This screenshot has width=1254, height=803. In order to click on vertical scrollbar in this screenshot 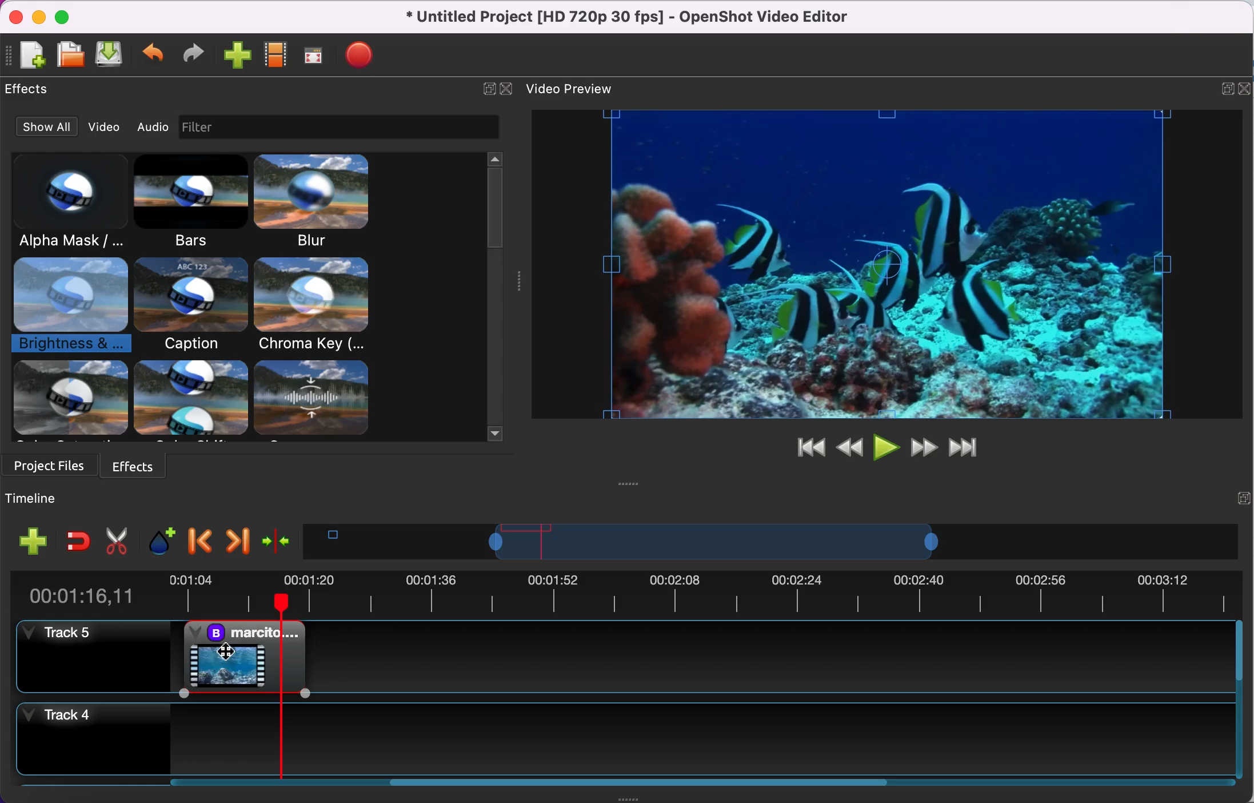, I will do `click(494, 208)`.